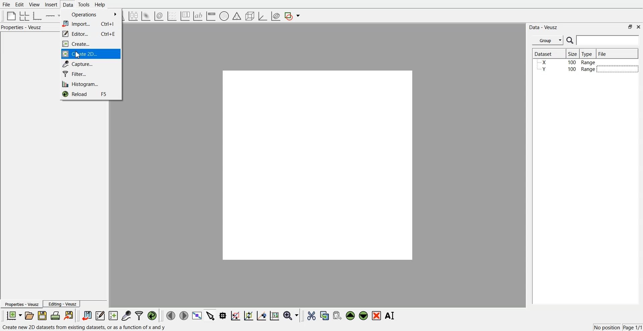 The width and height of the screenshot is (643, 331). Describe the element at coordinates (85, 327) in the screenshot. I see `Create new 2D datasets from existing datasets, or as a function of x and y` at that location.